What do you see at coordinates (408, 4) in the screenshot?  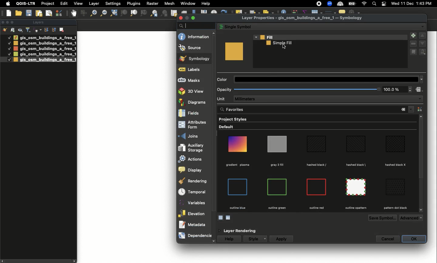 I see `11 Dec` at bounding box center [408, 4].